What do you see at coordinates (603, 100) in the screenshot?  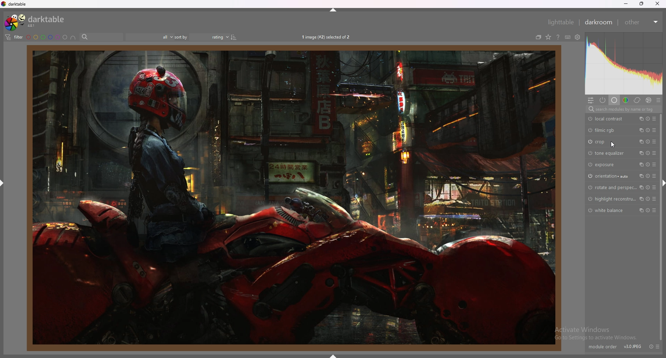 I see `active modules` at bounding box center [603, 100].